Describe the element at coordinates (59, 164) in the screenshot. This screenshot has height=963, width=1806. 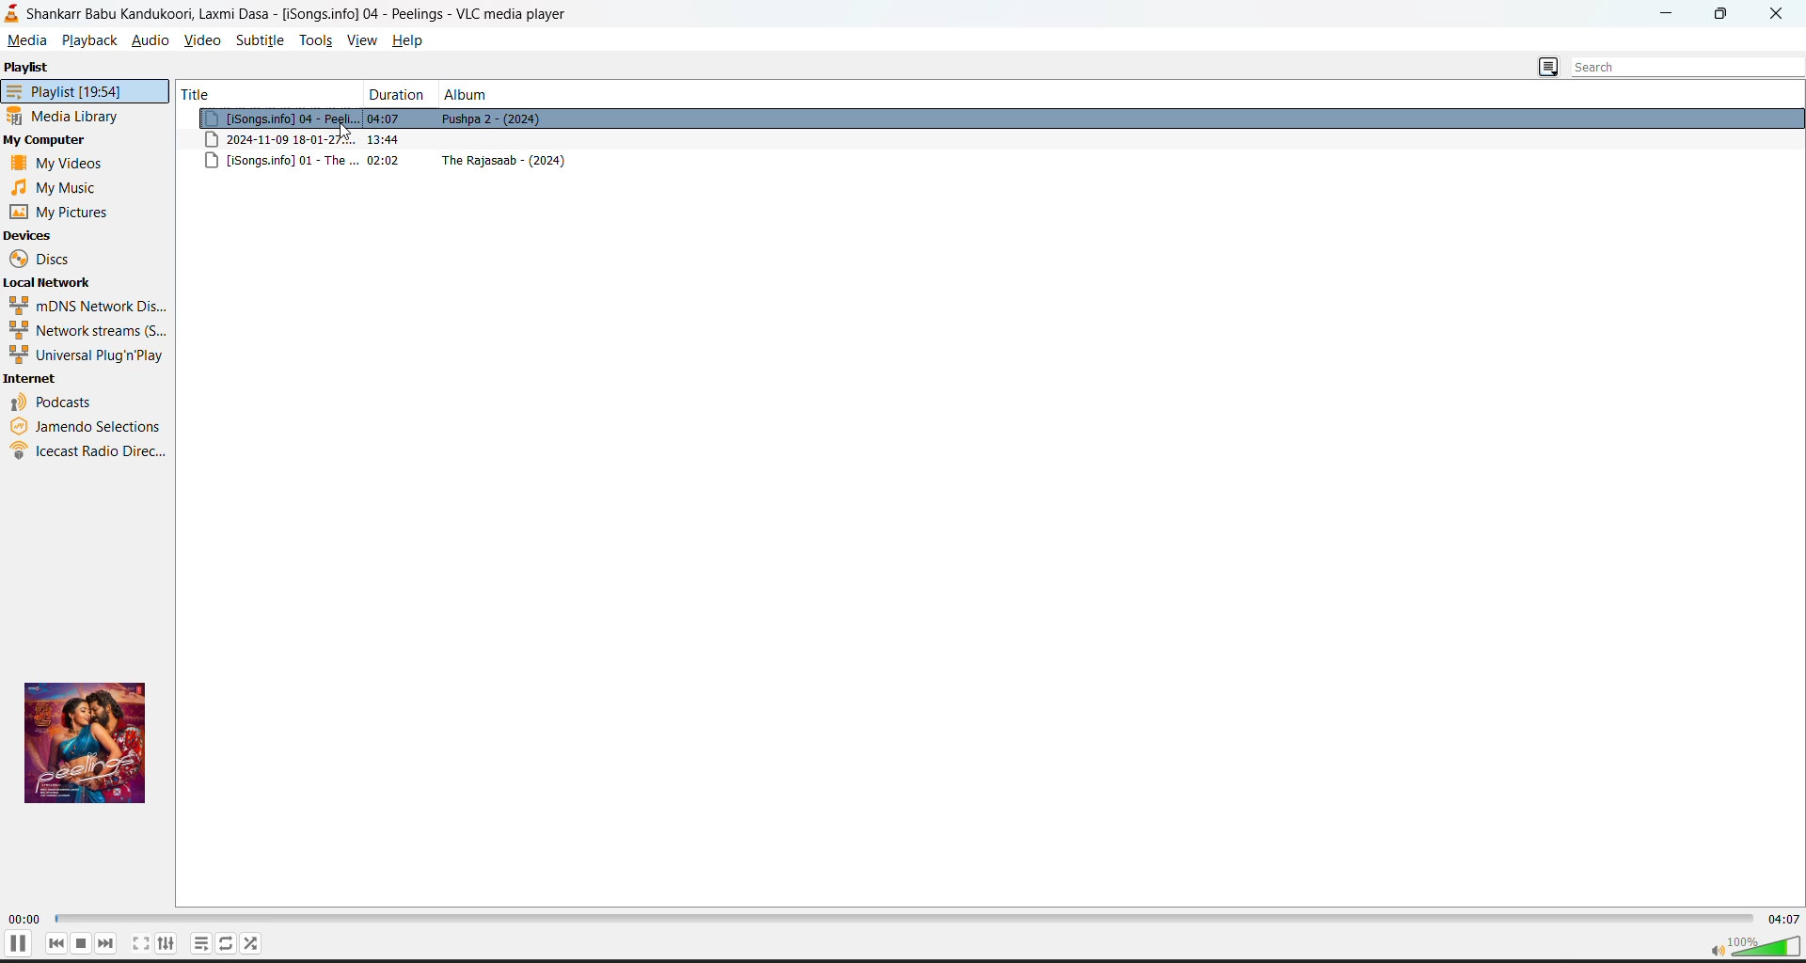
I see `videos` at that location.